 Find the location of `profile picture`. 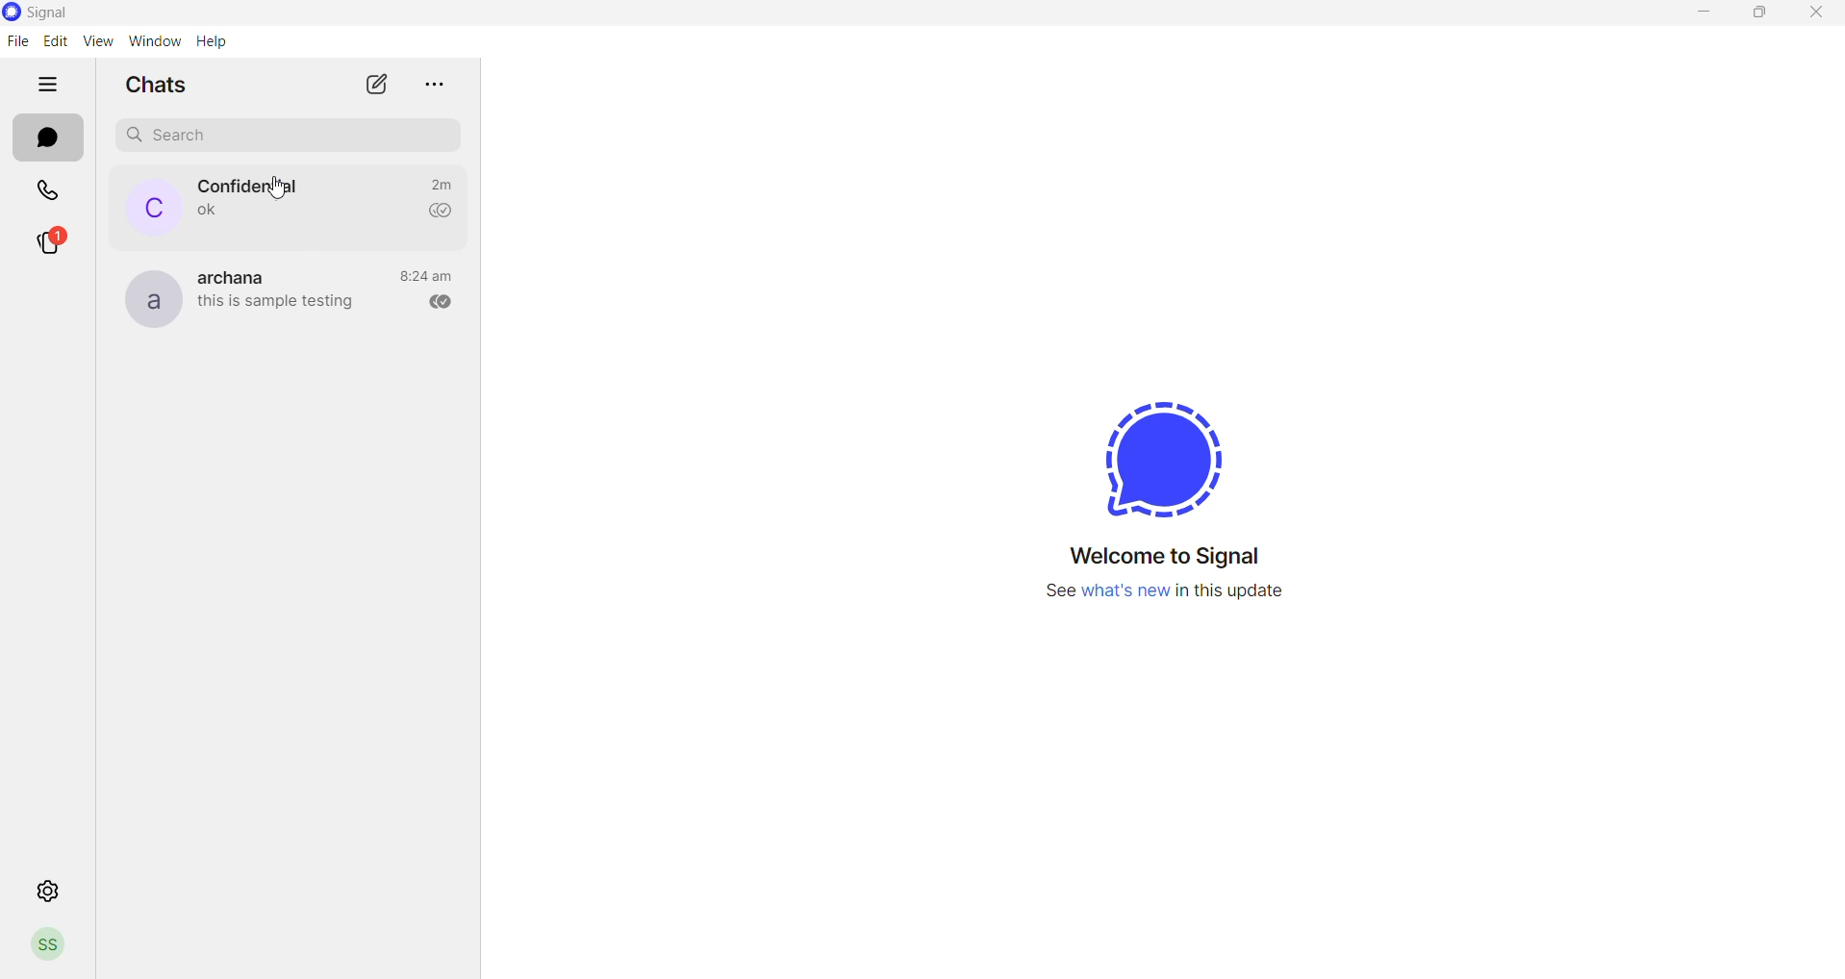

profile picture is located at coordinates (141, 207).